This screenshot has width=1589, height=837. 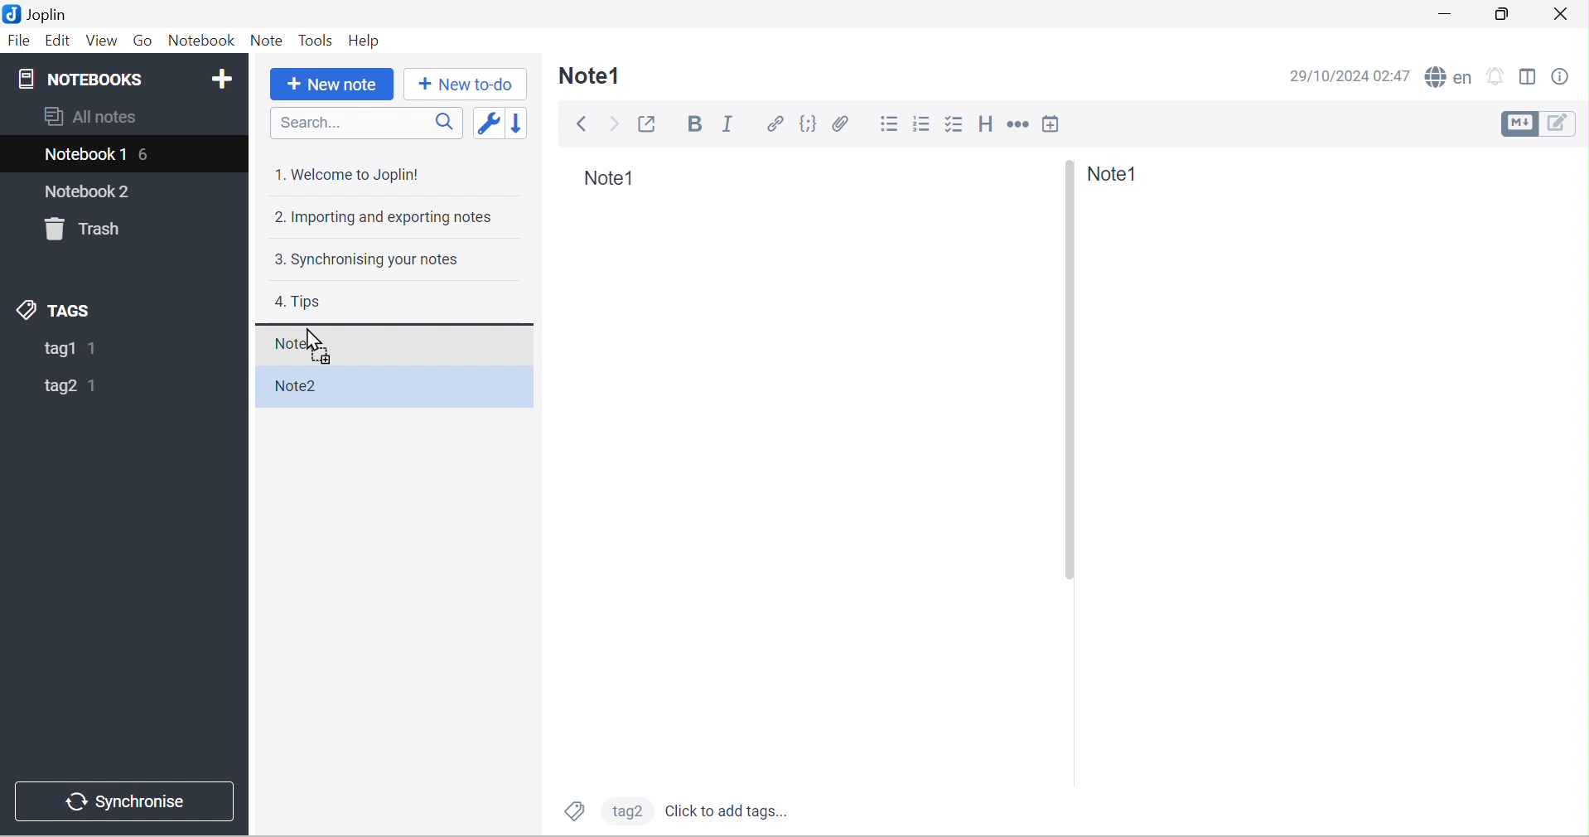 I want to click on Tools, so click(x=317, y=41).